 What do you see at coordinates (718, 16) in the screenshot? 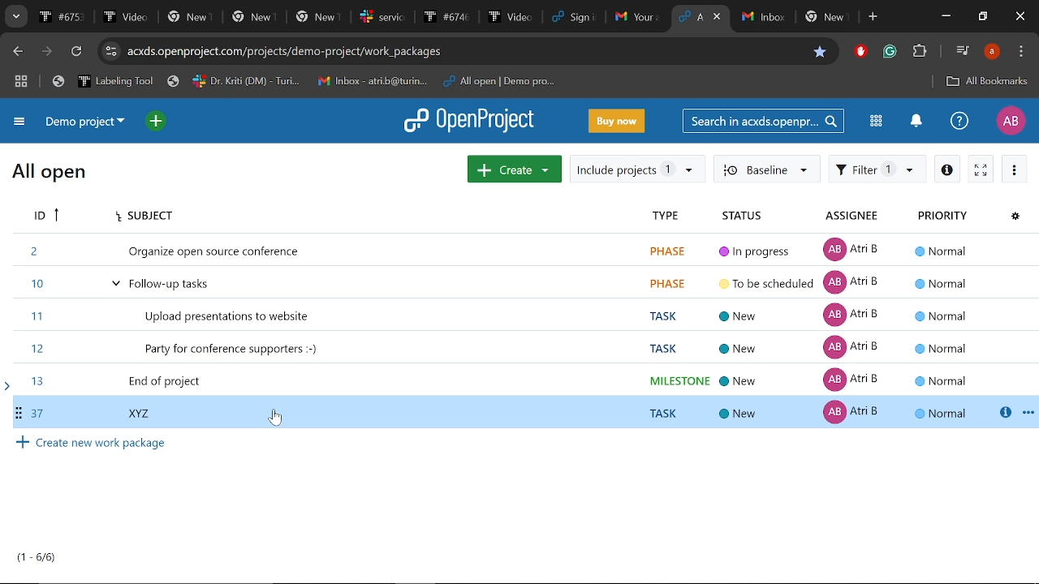
I see `Close current  tab` at bounding box center [718, 16].